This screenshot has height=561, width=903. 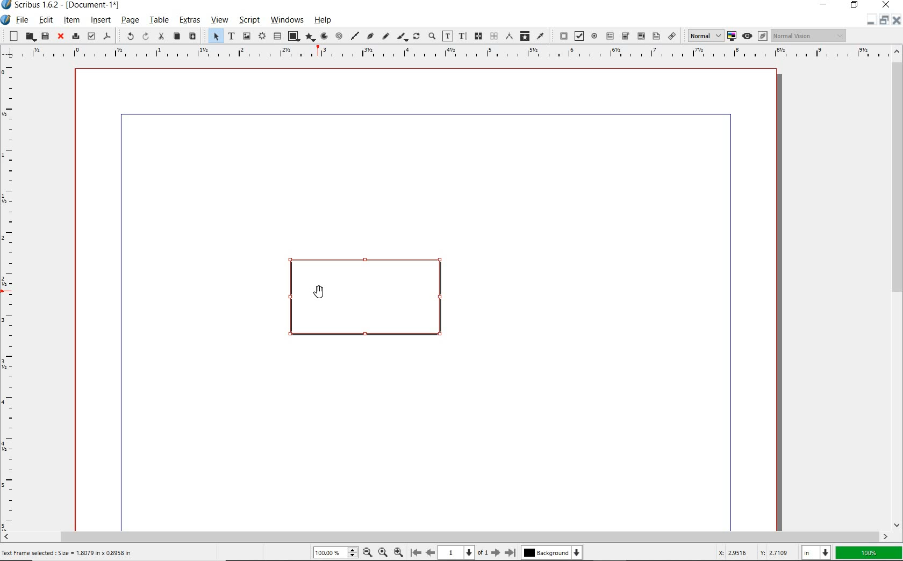 What do you see at coordinates (447, 37) in the screenshot?
I see `edit contents of frame` at bounding box center [447, 37].